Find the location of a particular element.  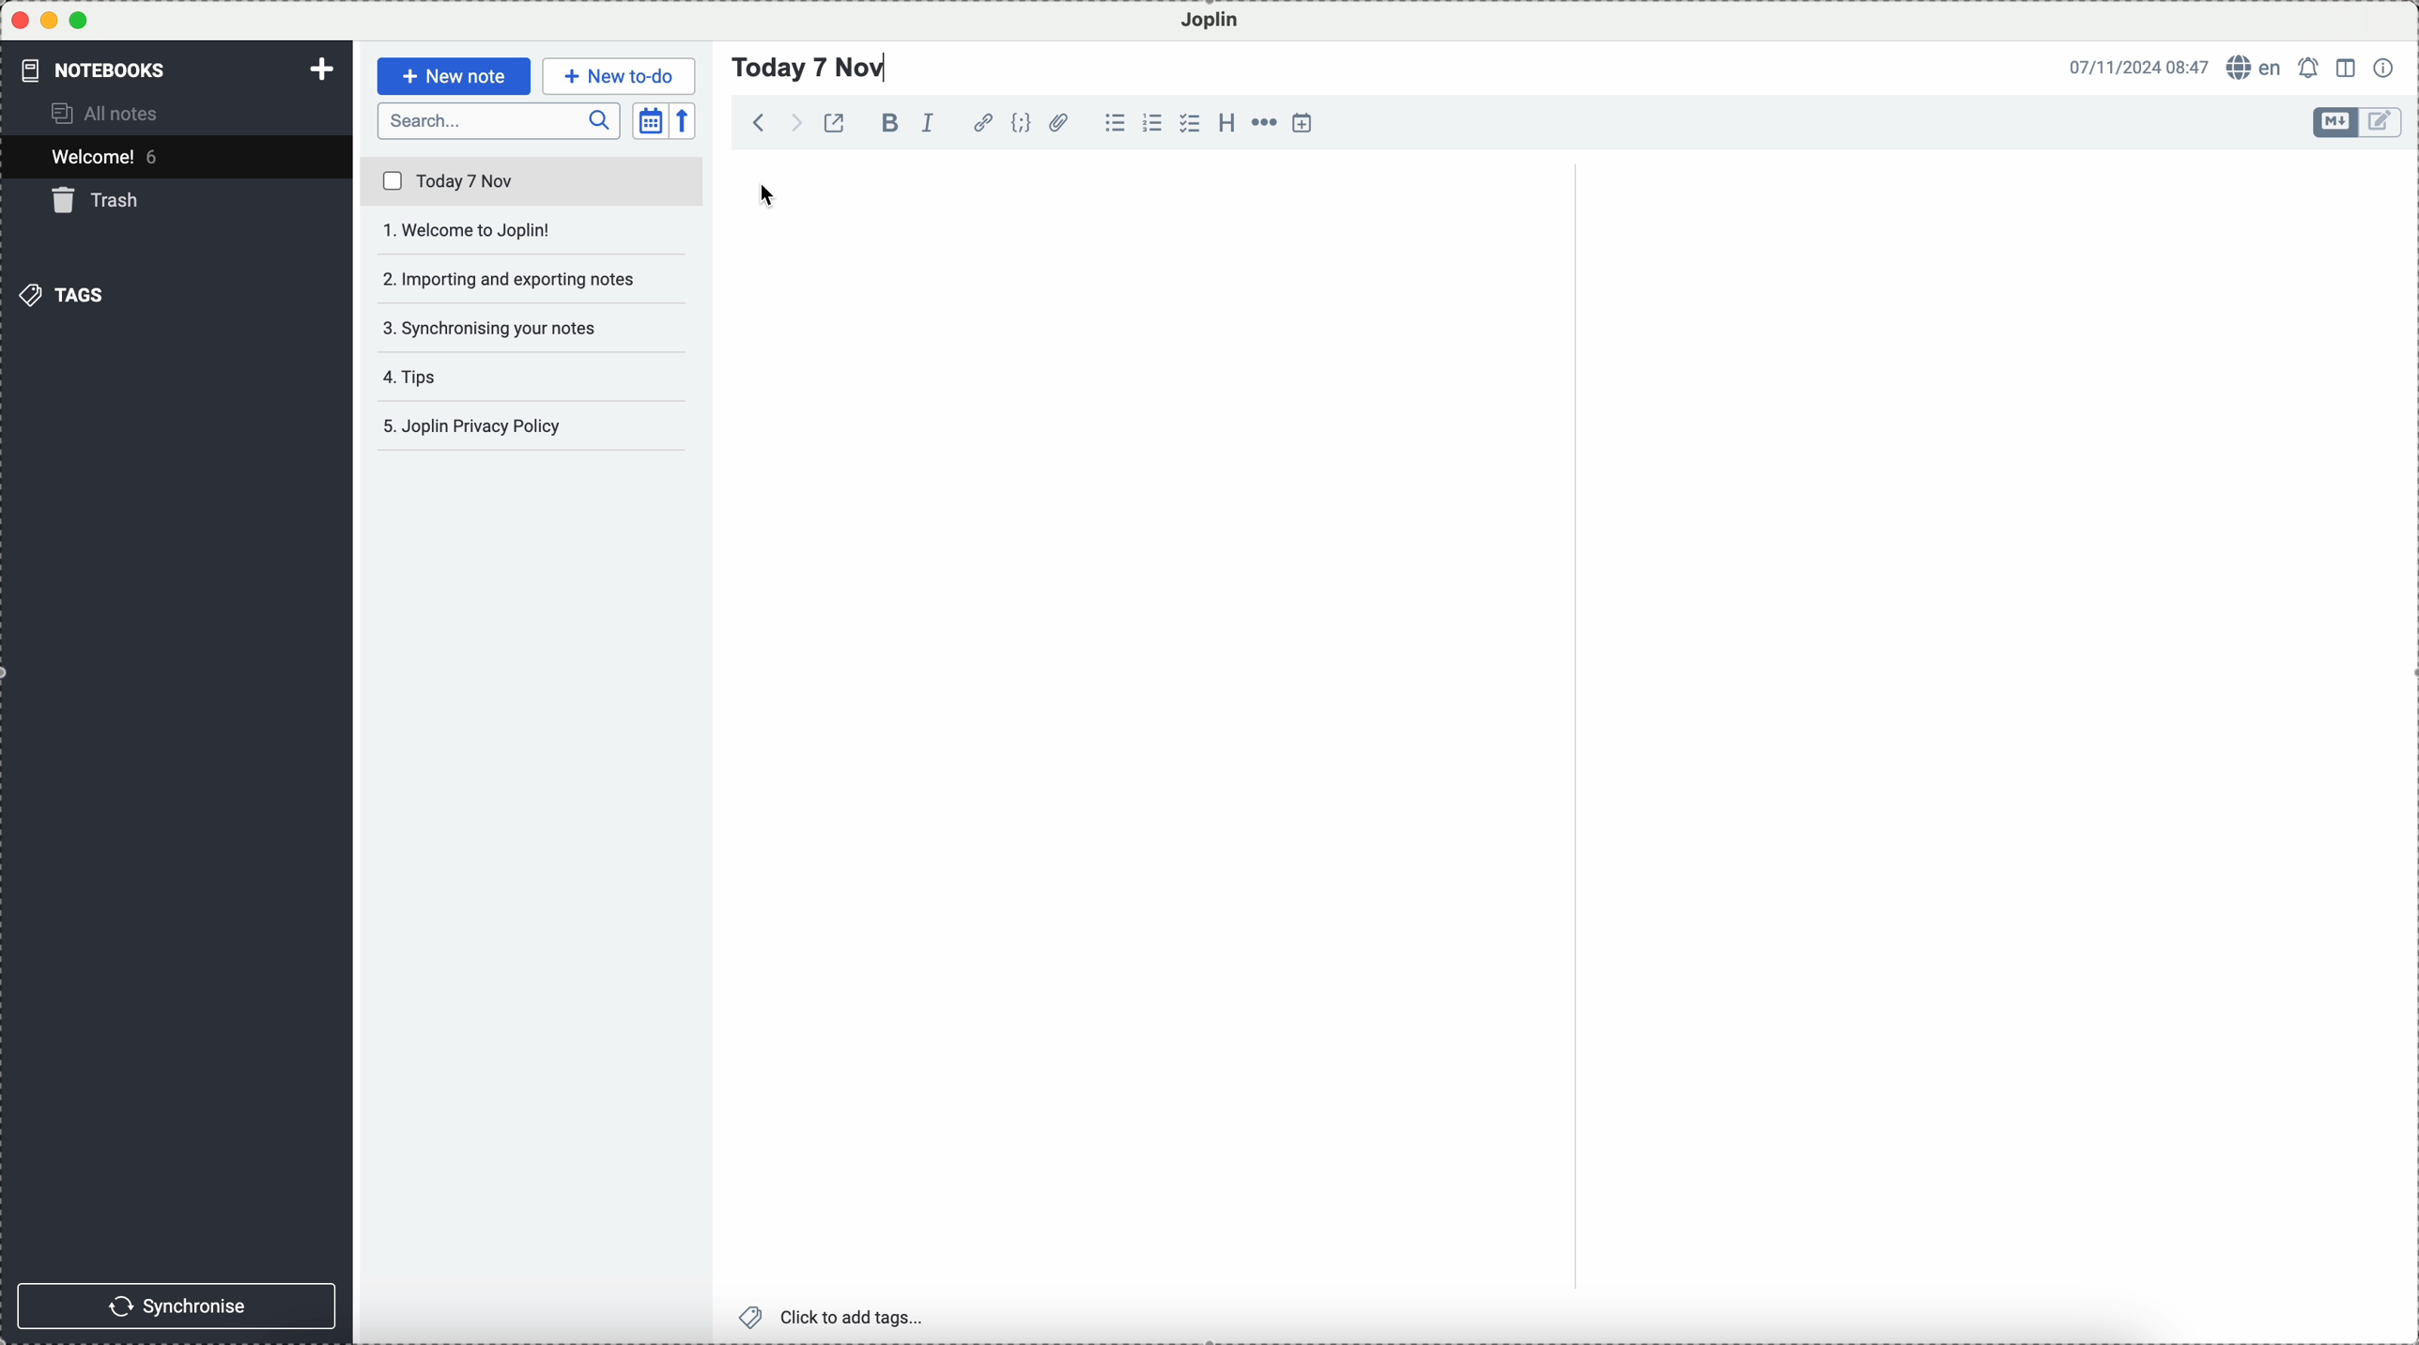

italic is located at coordinates (929, 123).